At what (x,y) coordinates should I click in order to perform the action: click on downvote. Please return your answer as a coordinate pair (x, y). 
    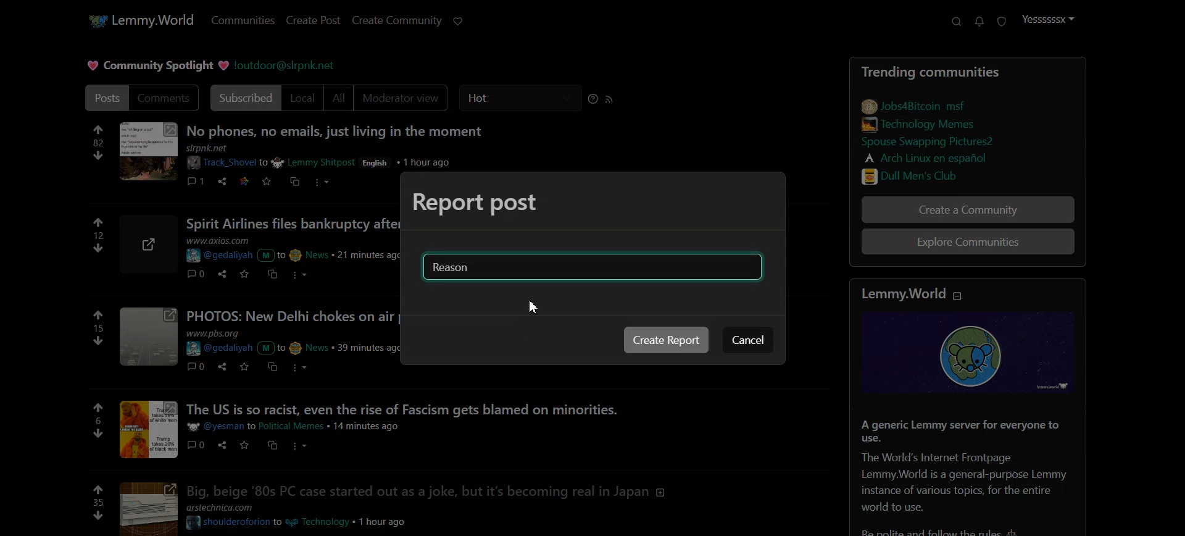
    Looking at the image, I should click on (96, 433).